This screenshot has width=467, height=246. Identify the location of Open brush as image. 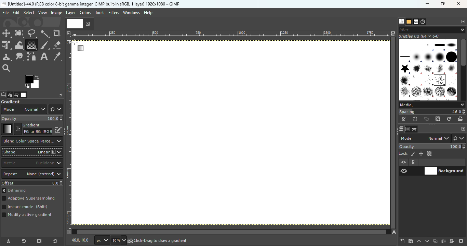
(461, 119).